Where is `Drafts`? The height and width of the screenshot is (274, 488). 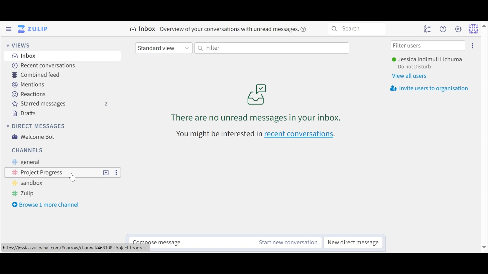 Drafts is located at coordinates (26, 114).